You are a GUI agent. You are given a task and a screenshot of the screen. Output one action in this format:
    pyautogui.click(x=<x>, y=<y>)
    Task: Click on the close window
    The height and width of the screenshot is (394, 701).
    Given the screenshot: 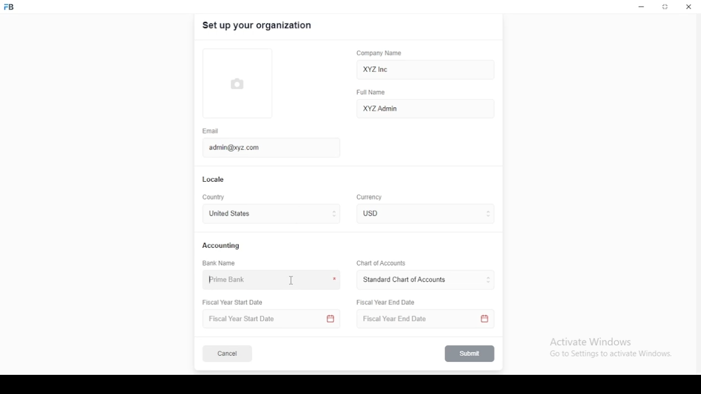 What is the action you would take?
    pyautogui.click(x=687, y=7)
    